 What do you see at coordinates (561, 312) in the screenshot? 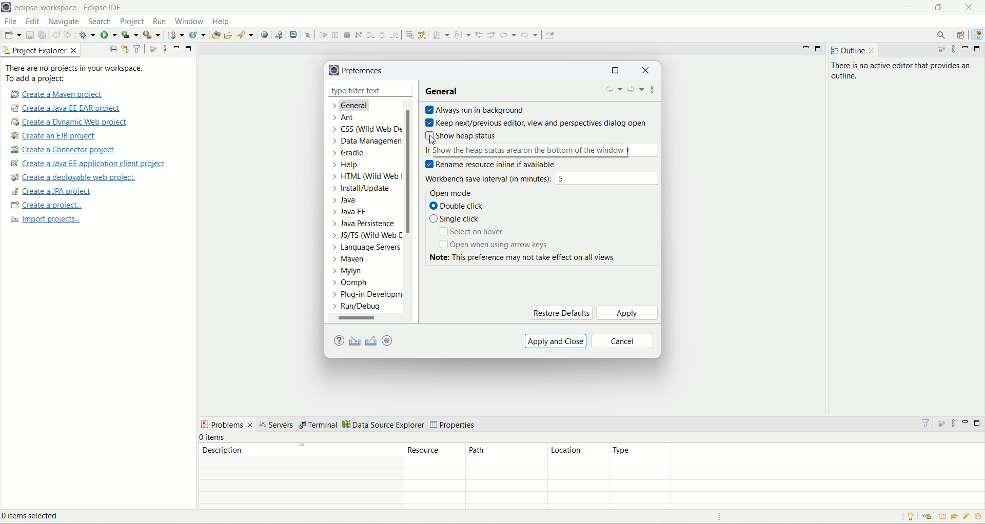
I see `restore defaults` at bounding box center [561, 312].